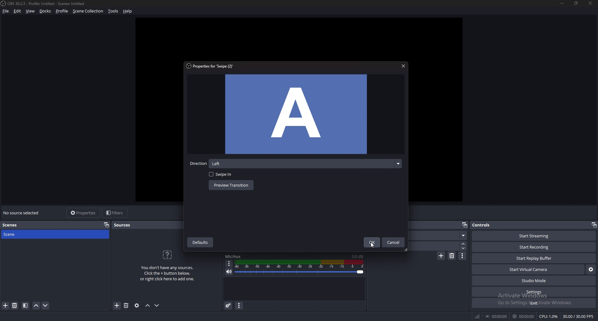 The image size is (598, 321). What do you see at coordinates (21, 235) in the screenshot?
I see `scene` at bounding box center [21, 235].